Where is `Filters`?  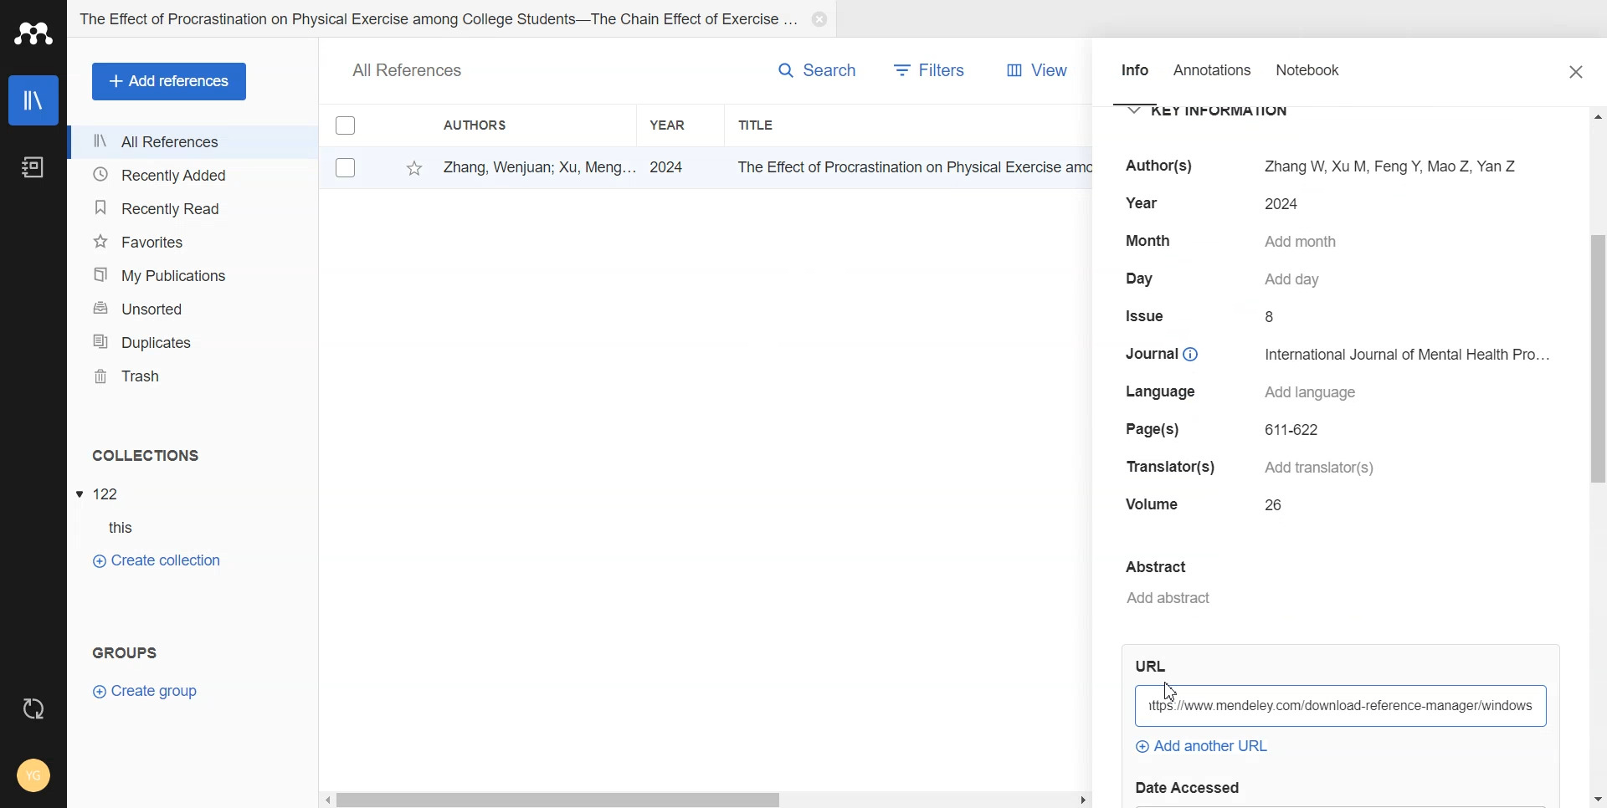 Filters is located at coordinates (934, 69).